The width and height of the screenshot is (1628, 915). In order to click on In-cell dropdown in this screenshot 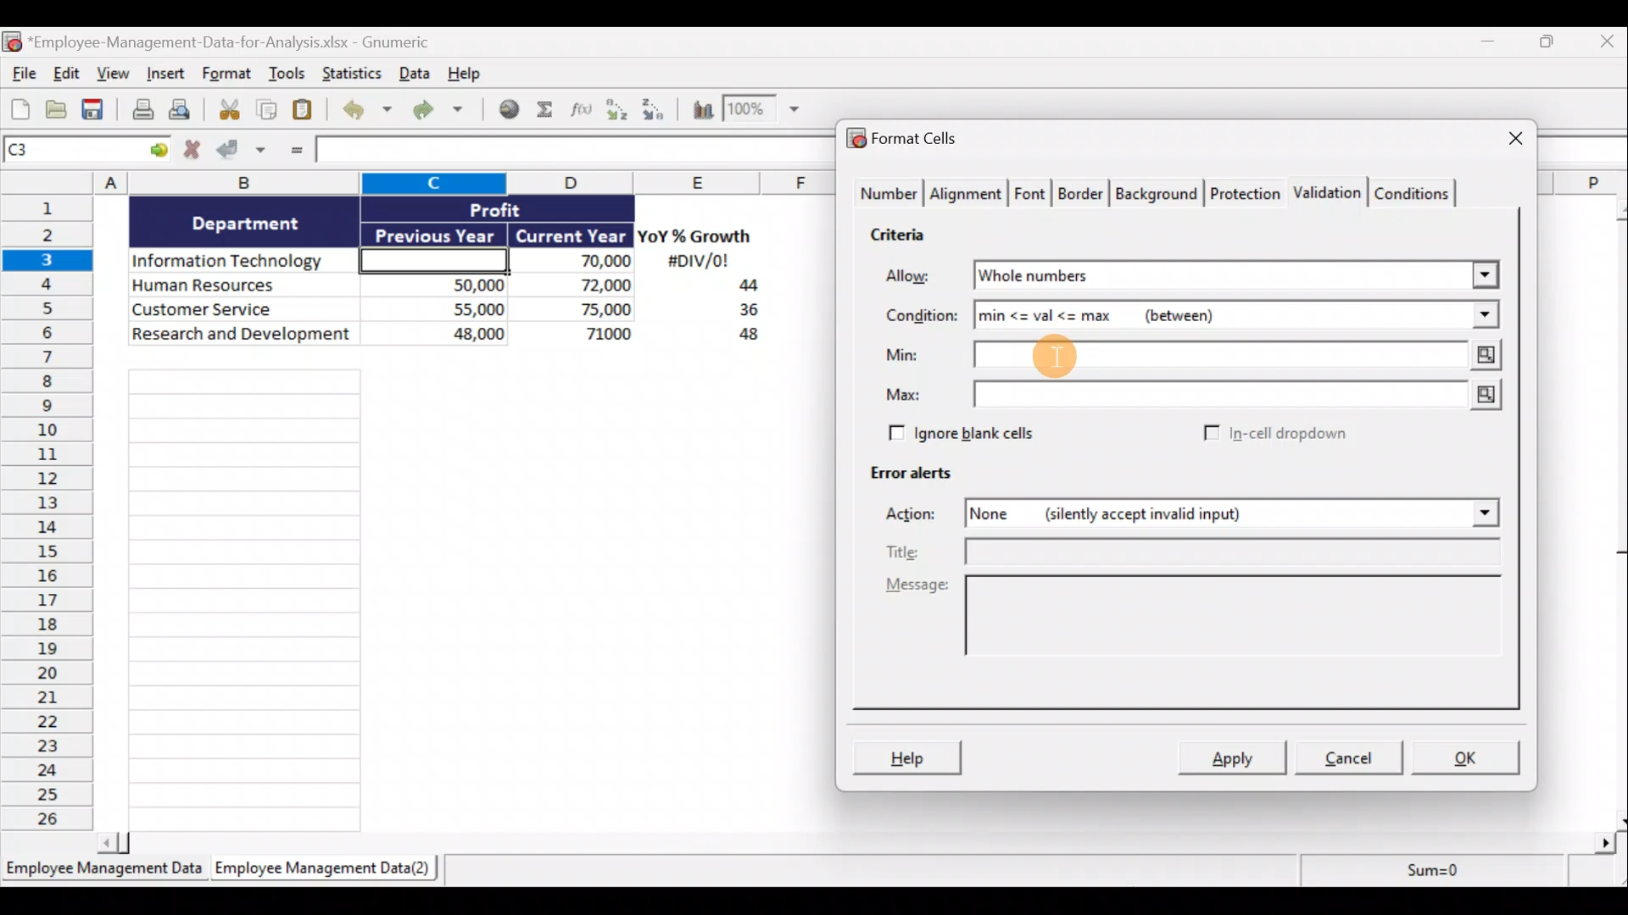, I will do `click(1274, 435)`.